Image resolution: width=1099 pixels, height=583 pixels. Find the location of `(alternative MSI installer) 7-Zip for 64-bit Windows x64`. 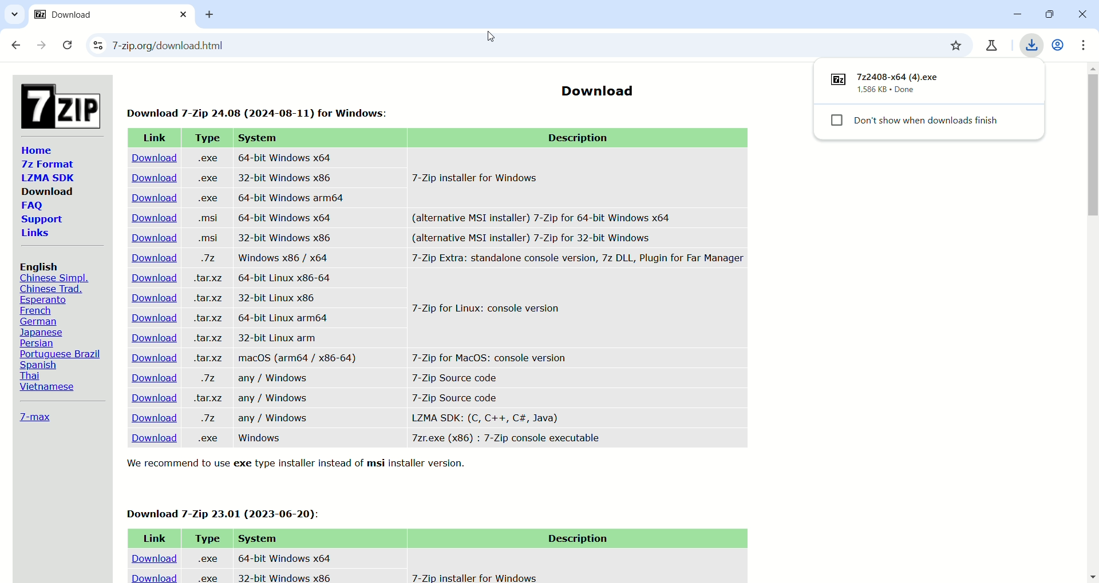

(alternative MSI installer) 7-Zip for 64-bit Windows x64 is located at coordinates (543, 215).